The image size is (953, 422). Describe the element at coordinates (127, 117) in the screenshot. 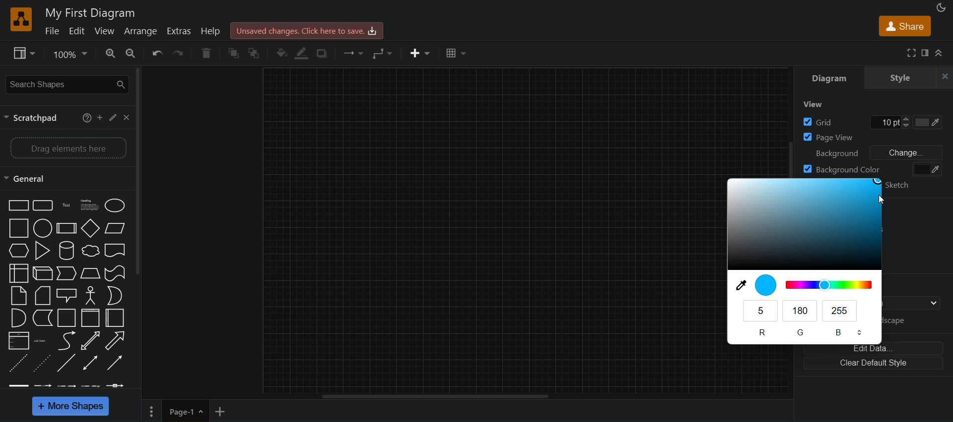

I see `close` at that location.